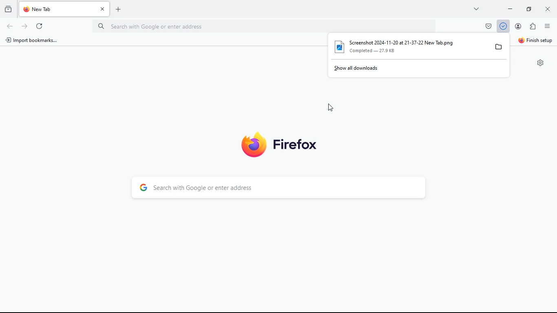 The image size is (557, 313). What do you see at coordinates (518, 26) in the screenshot?
I see `profile` at bounding box center [518, 26].